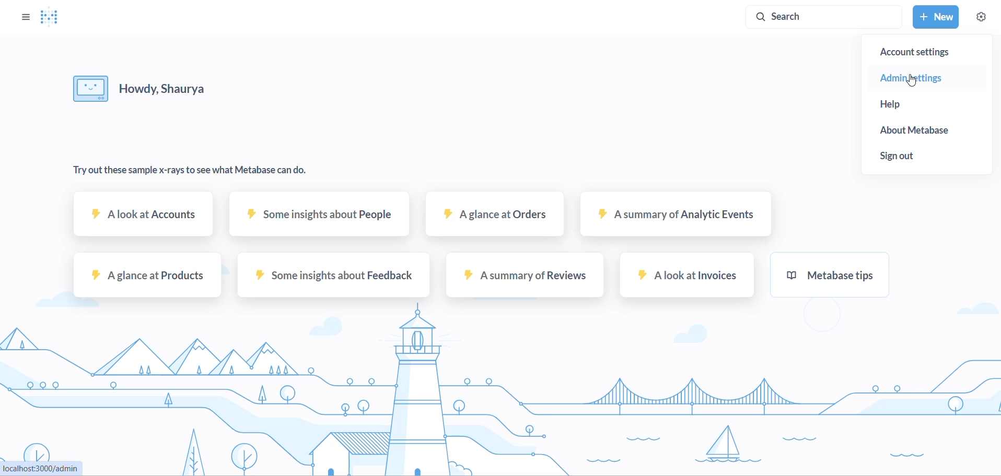 This screenshot has width=1001, height=476. I want to click on SETTINGS, so click(982, 17).